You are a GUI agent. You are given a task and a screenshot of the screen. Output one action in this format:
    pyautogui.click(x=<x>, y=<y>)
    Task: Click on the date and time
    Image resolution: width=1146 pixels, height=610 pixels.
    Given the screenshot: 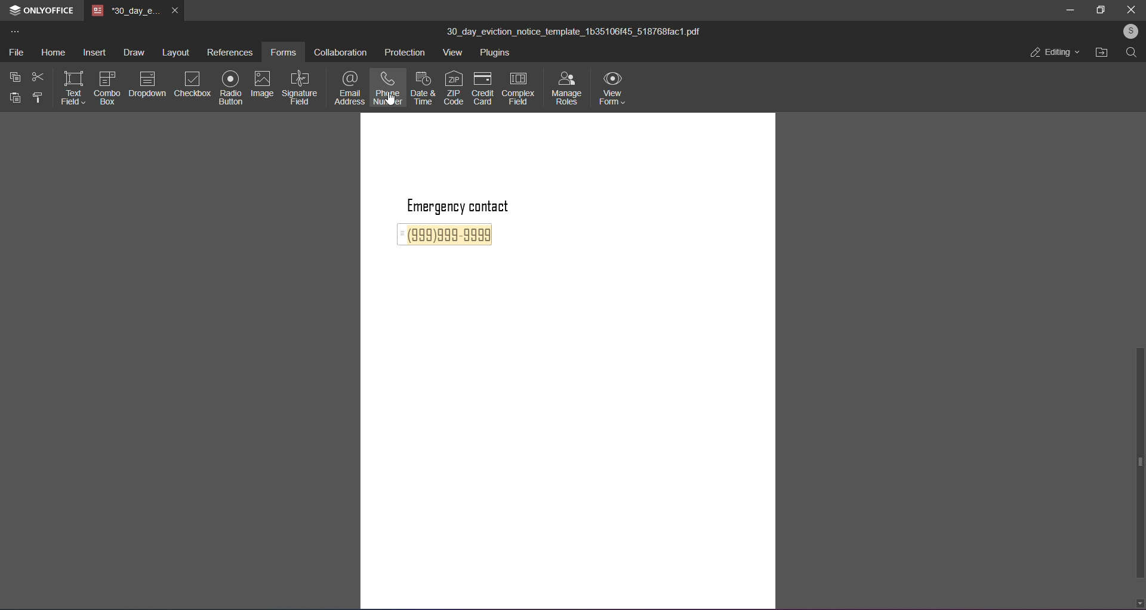 What is the action you would take?
    pyautogui.click(x=424, y=90)
    